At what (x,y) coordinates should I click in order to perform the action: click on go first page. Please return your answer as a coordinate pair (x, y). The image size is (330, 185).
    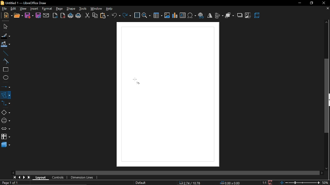
    Looking at the image, I should click on (14, 177).